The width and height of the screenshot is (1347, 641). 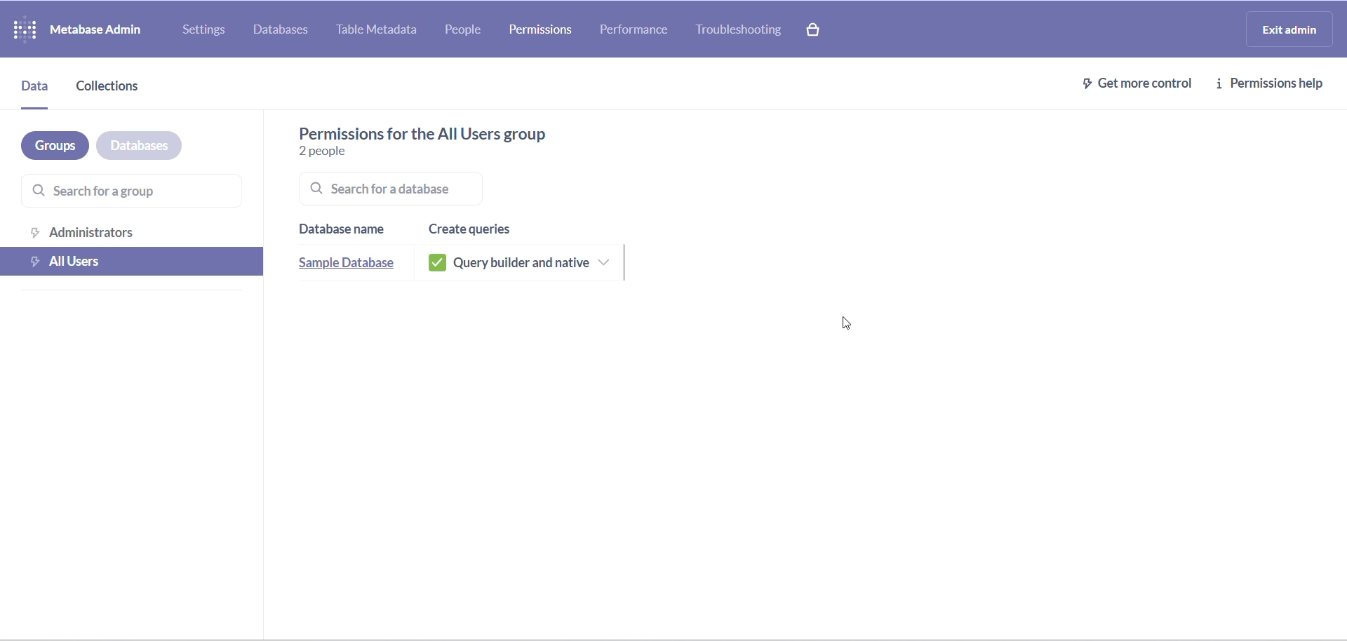 What do you see at coordinates (135, 191) in the screenshot?
I see `search for a group` at bounding box center [135, 191].